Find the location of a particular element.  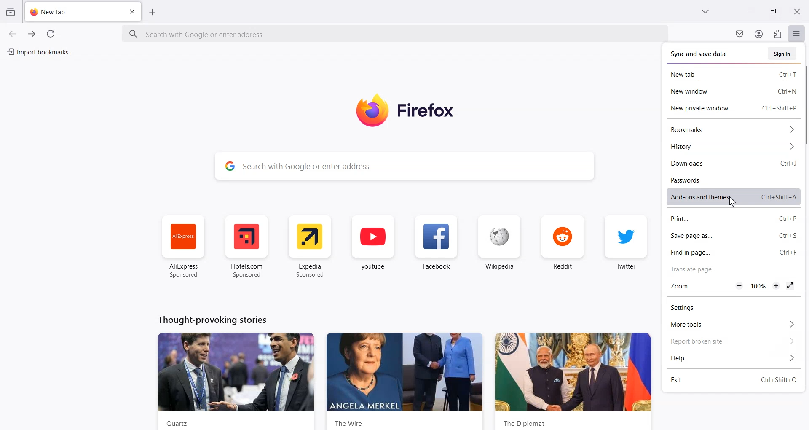

Report broken site is located at coordinates (732, 341).